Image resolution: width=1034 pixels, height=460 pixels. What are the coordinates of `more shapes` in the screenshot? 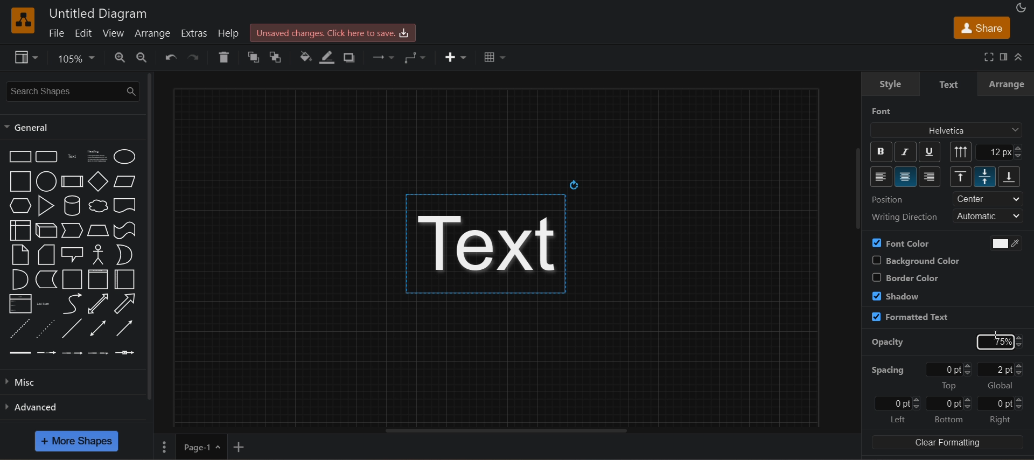 It's located at (76, 441).